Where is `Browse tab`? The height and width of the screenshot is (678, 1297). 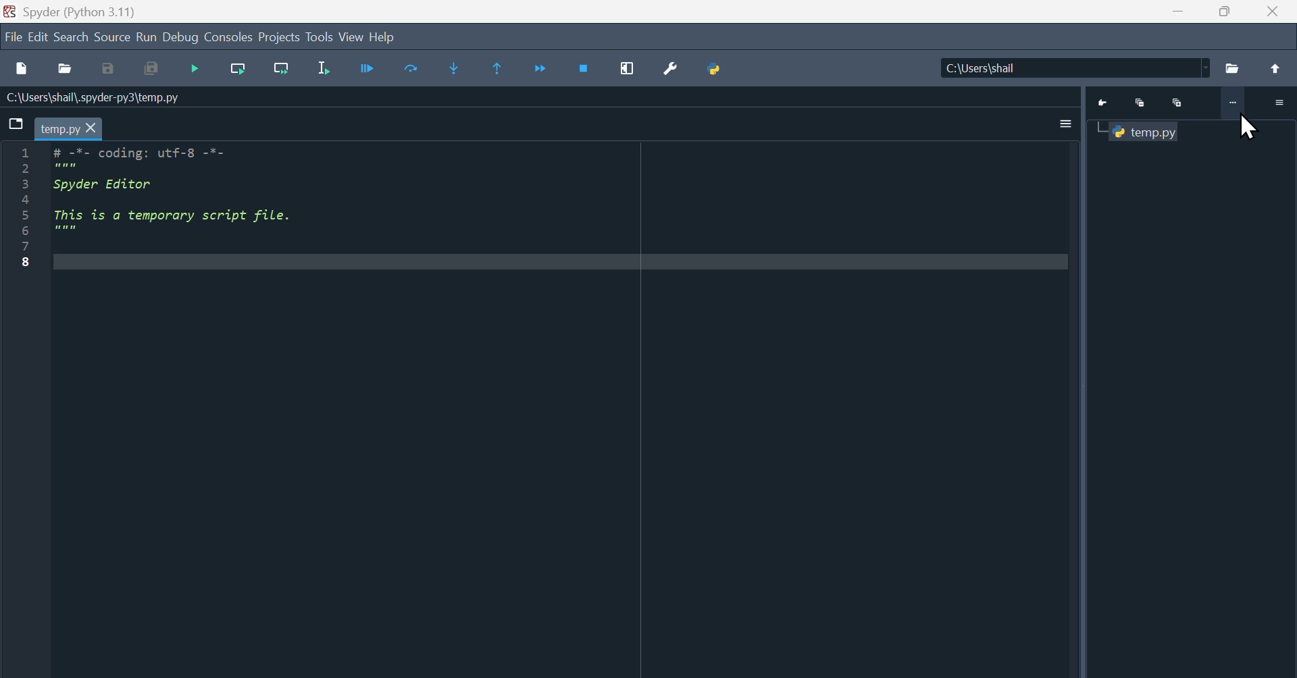 Browse tab is located at coordinates (16, 122).